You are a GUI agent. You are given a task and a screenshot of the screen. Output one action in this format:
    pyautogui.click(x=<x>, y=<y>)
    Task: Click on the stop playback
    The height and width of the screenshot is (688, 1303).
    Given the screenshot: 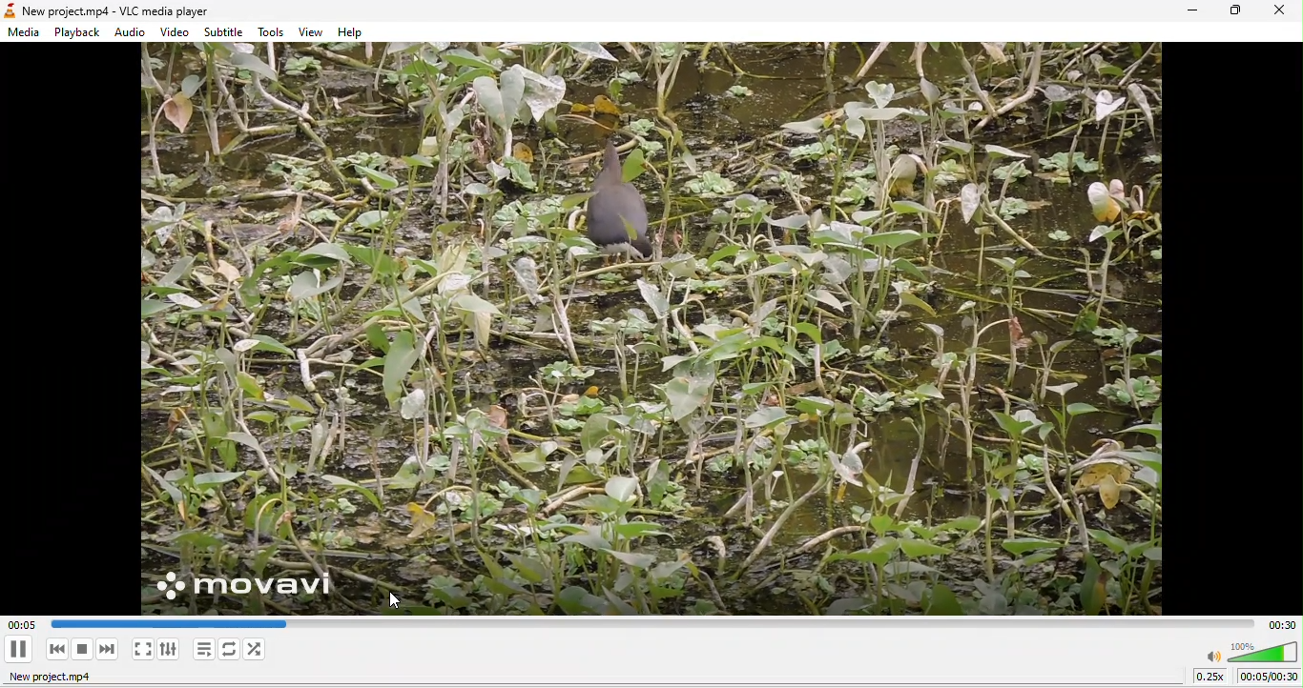 What is the action you would take?
    pyautogui.click(x=81, y=649)
    